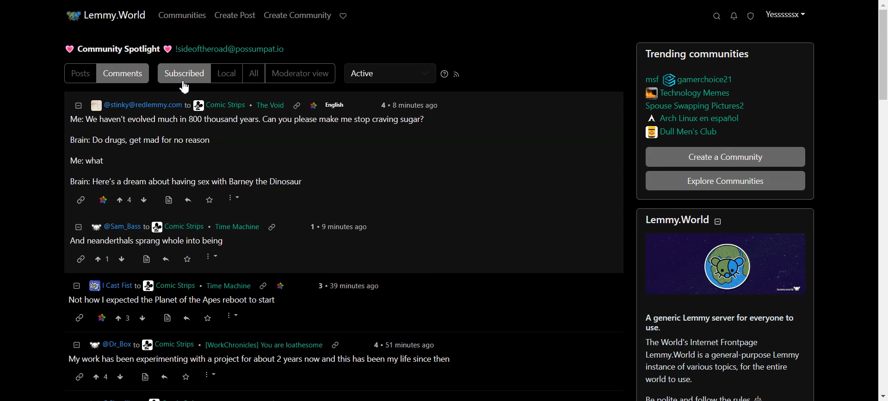  What do you see at coordinates (100, 318) in the screenshot?
I see `starred` at bounding box center [100, 318].